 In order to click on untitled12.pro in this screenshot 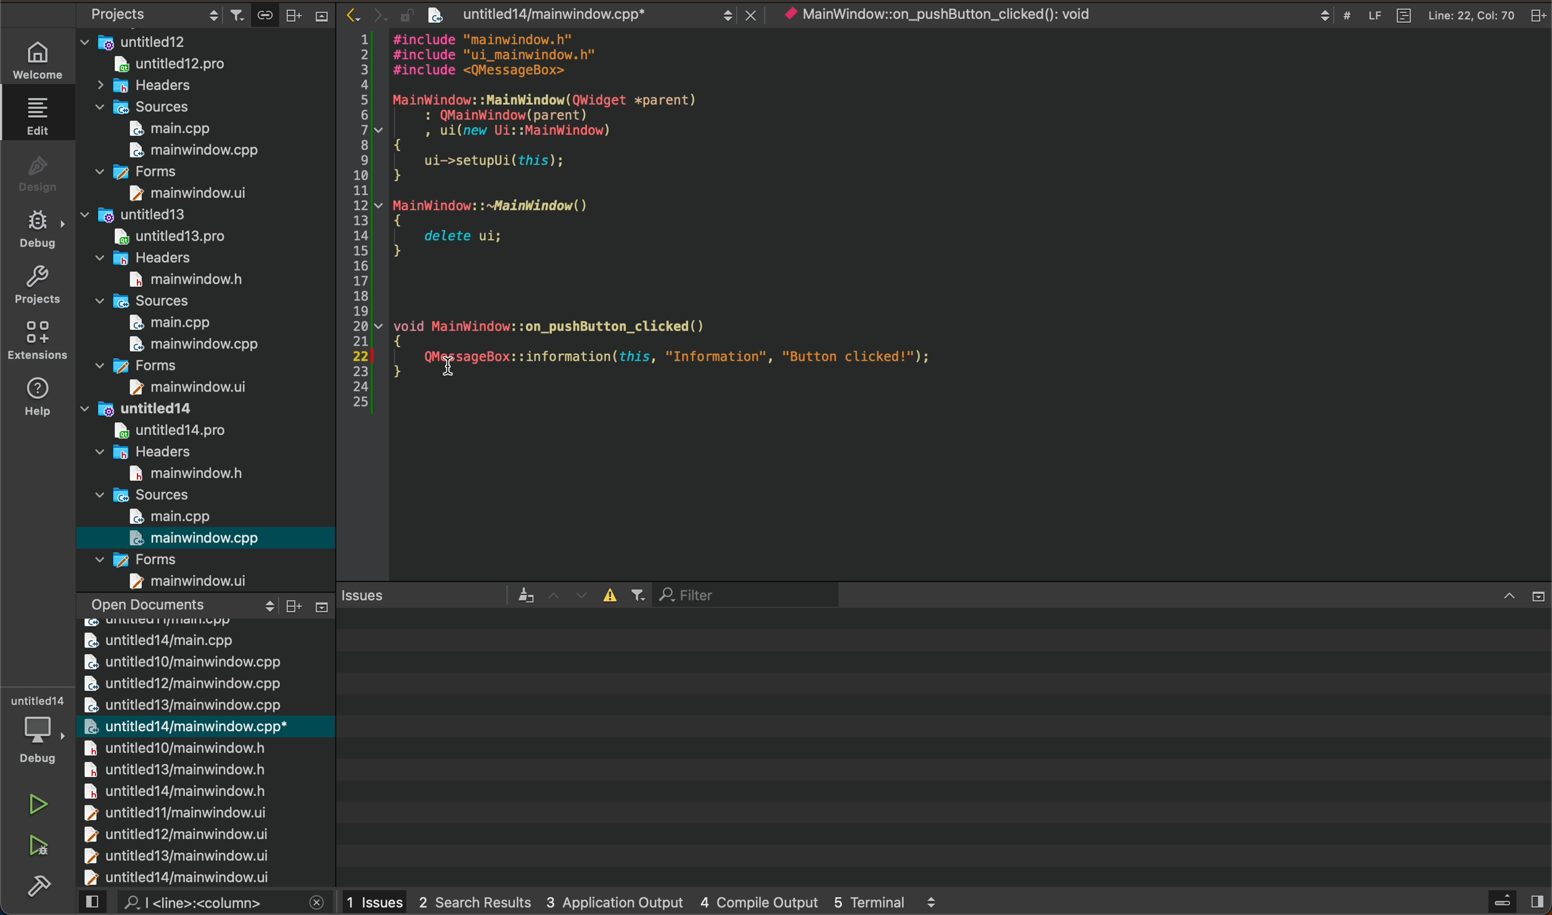, I will do `click(196, 65)`.